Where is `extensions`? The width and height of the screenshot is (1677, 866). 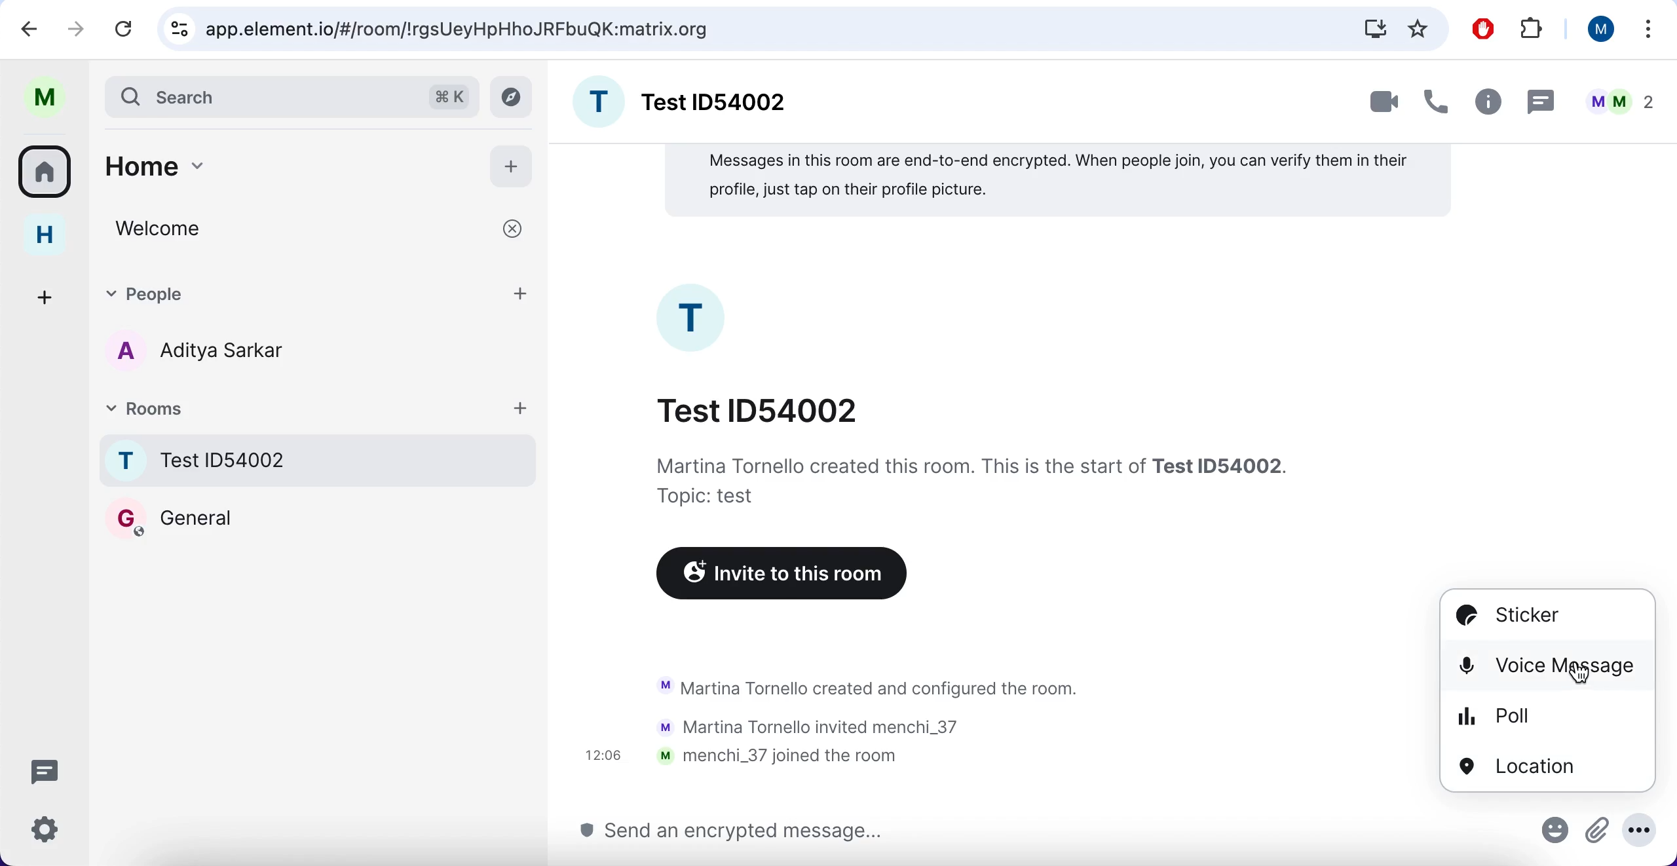 extensions is located at coordinates (1532, 28).